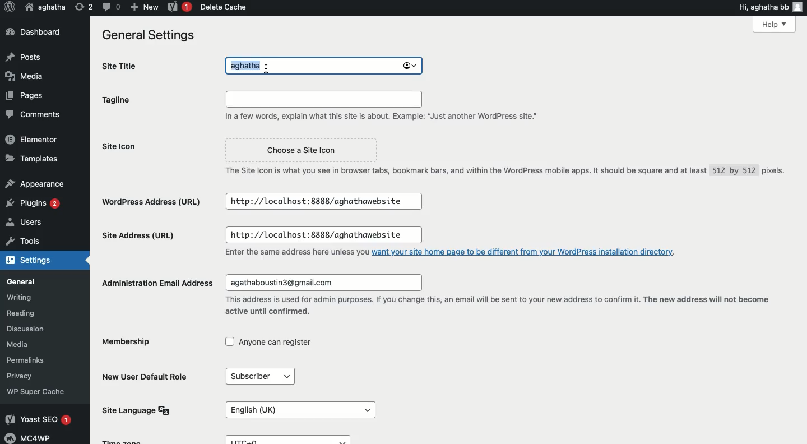 This screenshot has width=807, height=444. What do you see at coordinates (33, 260) in the screenshot?
I see `Settings` at bounding box center [33, 260].